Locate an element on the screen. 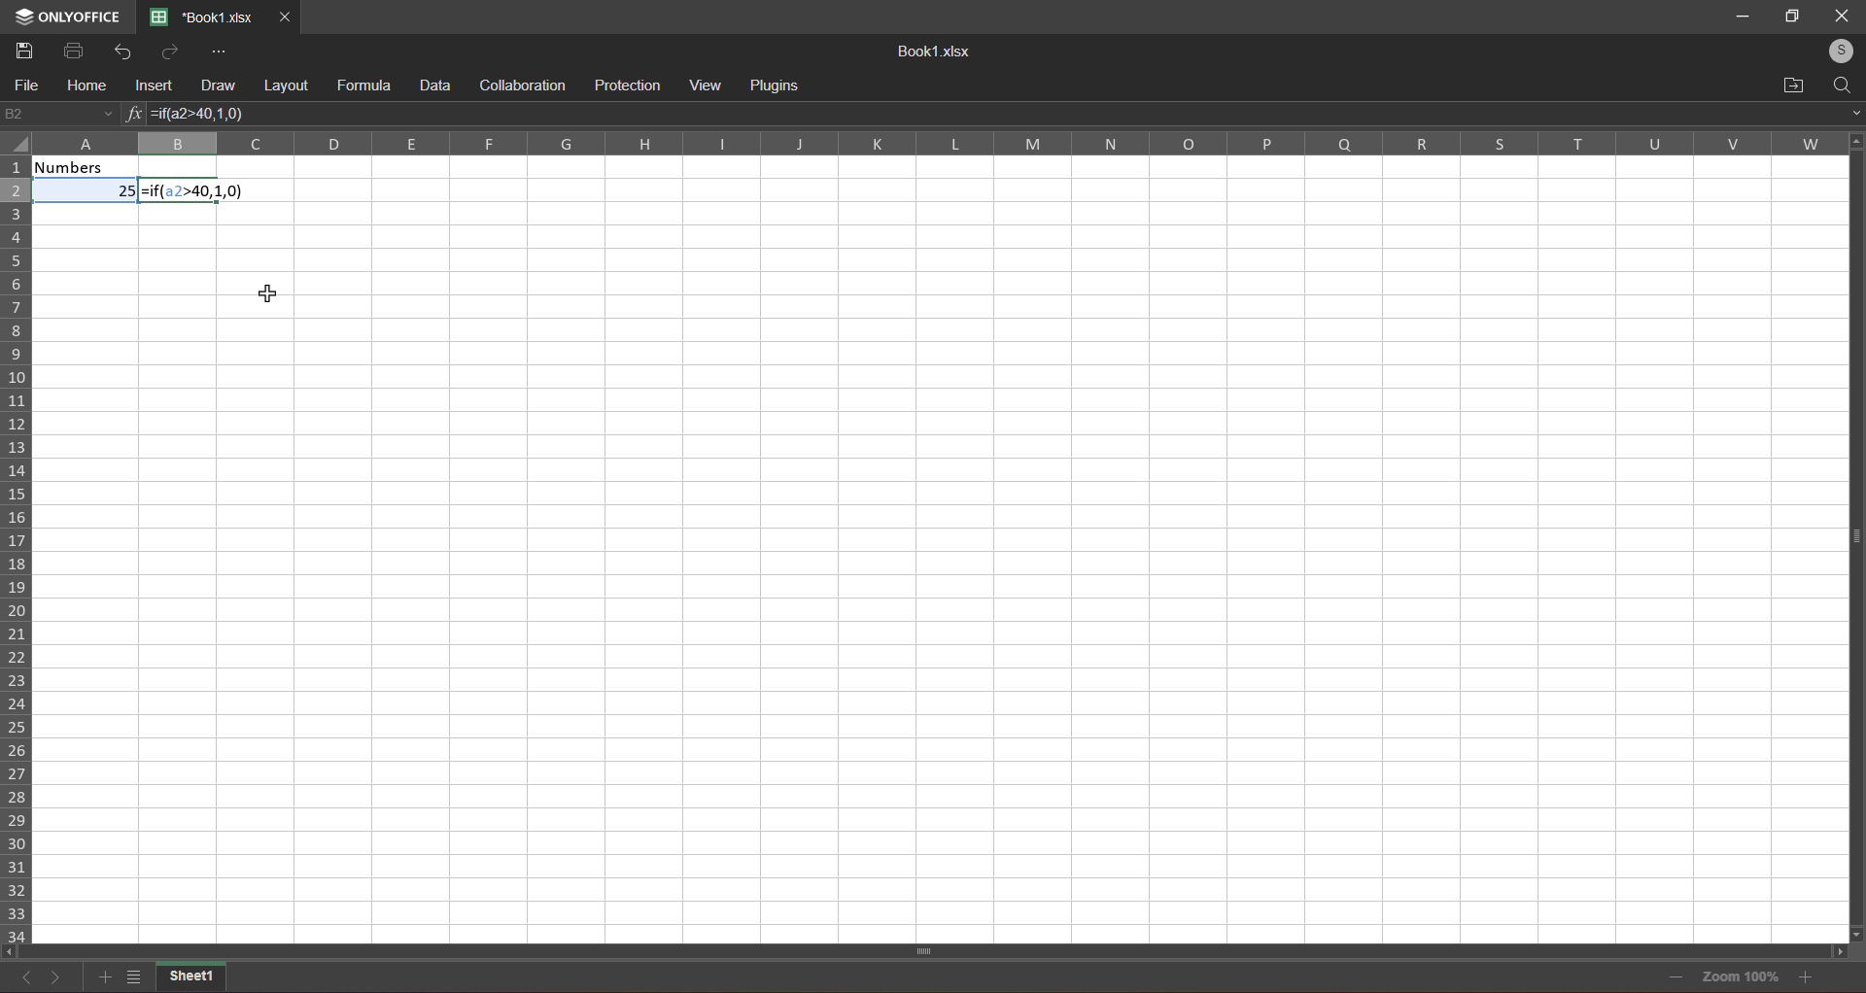  view is located at coordinates (708, 85).